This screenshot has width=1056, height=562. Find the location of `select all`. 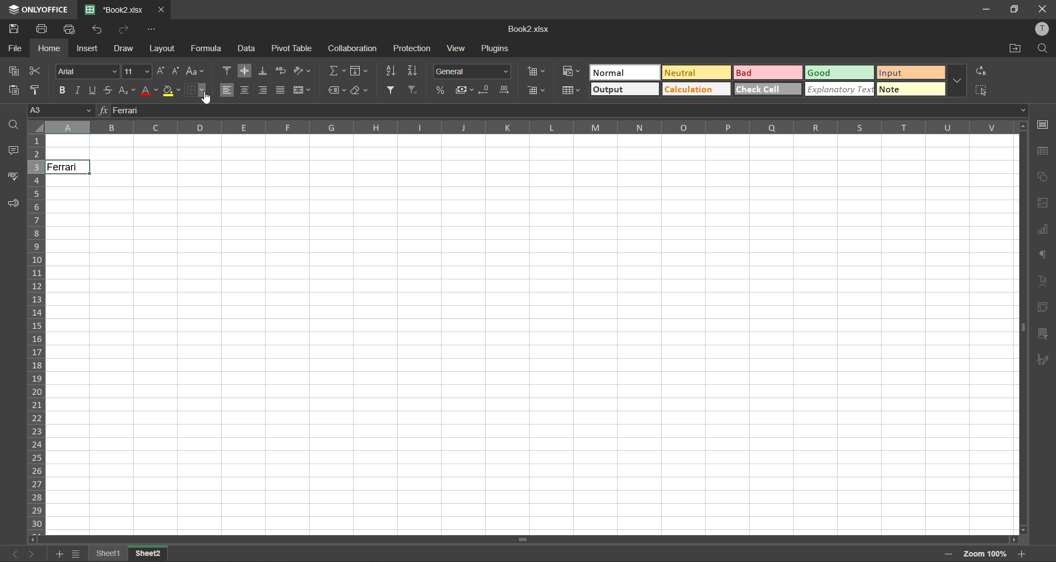

select all is located at coordinates (980, 91).